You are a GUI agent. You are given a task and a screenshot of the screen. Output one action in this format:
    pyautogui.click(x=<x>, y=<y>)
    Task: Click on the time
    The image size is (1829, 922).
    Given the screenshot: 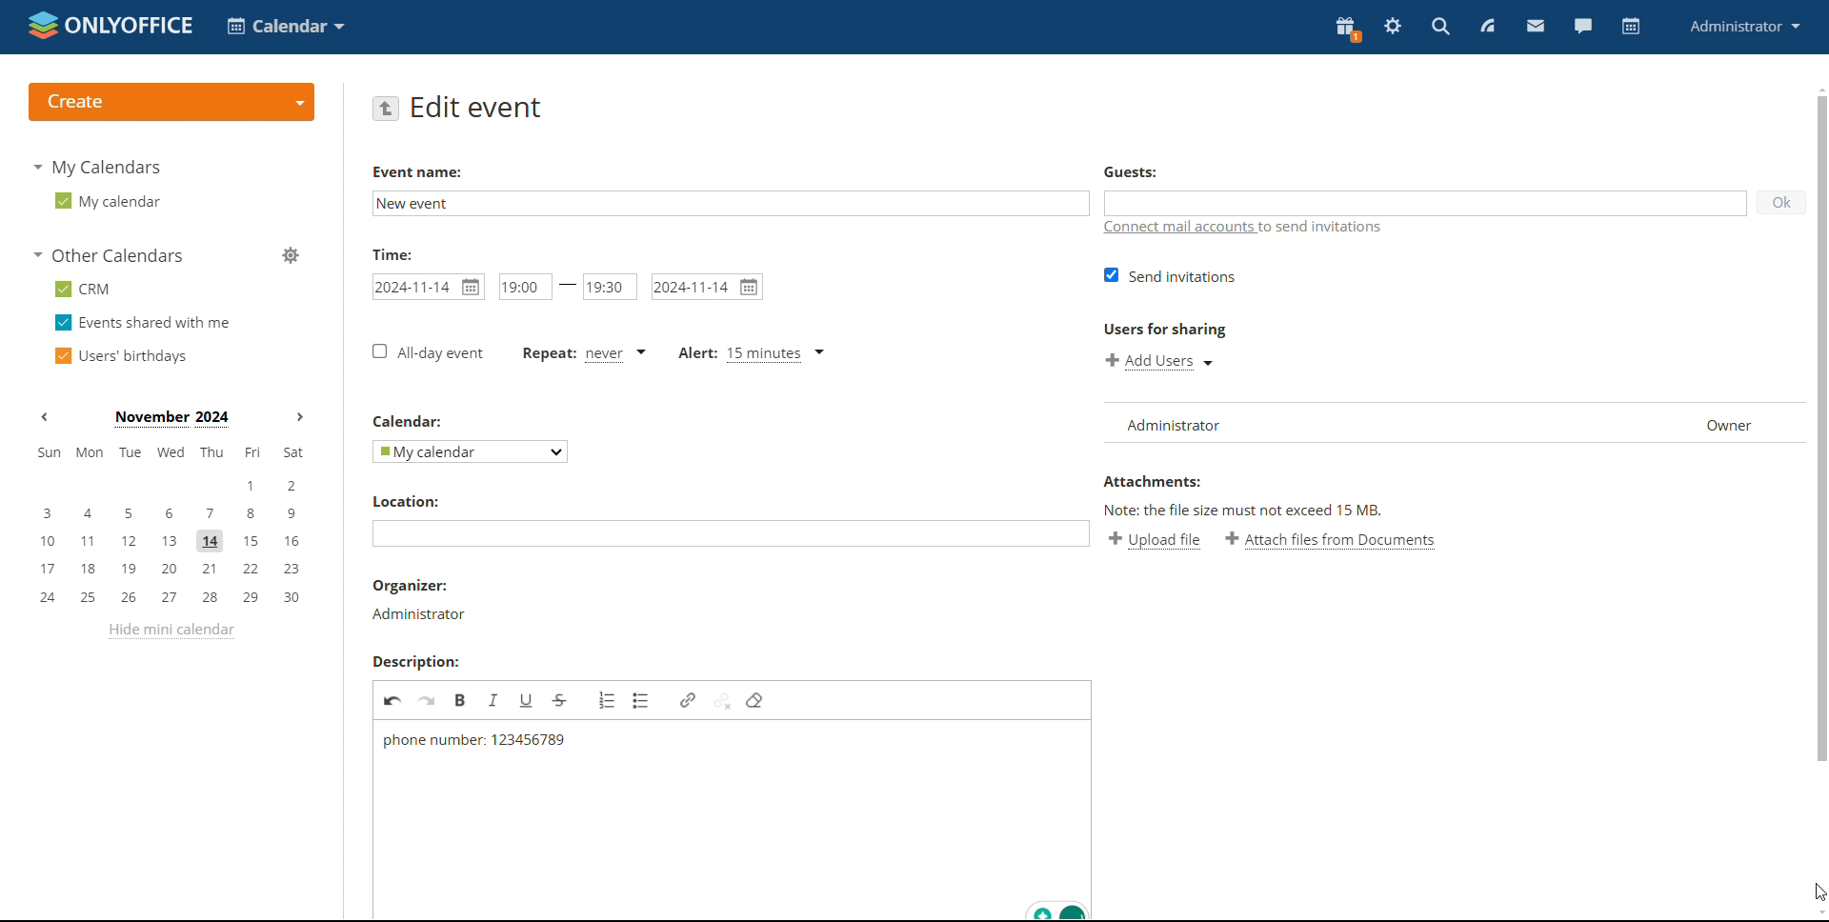 What is the action you would take?
    pyautogui.click(x=398, y=253)
    